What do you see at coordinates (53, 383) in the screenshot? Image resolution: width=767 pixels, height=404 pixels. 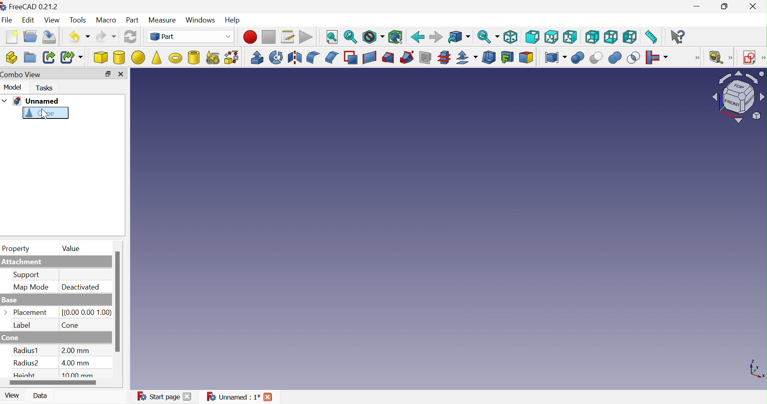 I see `Scroll bar` at bounding box center [53, 383].